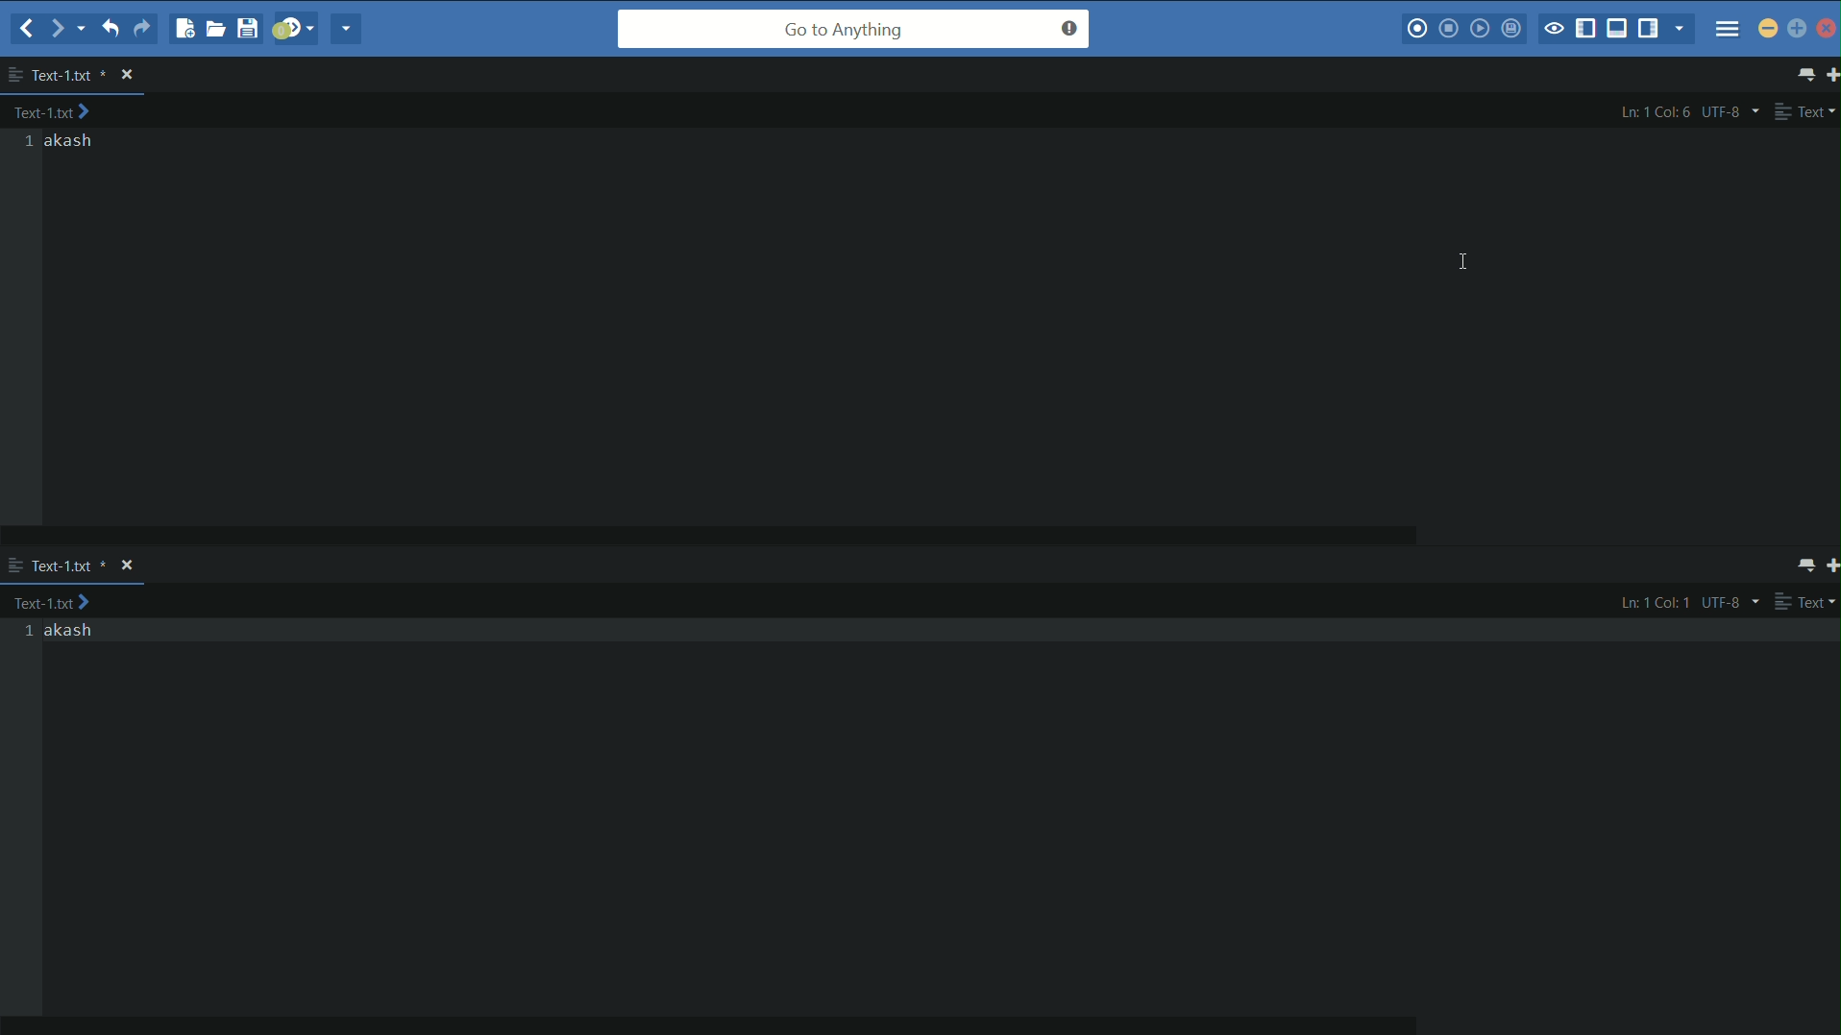 The height and width of the screenshot is (1035, 1841). I want to click on text-1 file, so click(70, 76).